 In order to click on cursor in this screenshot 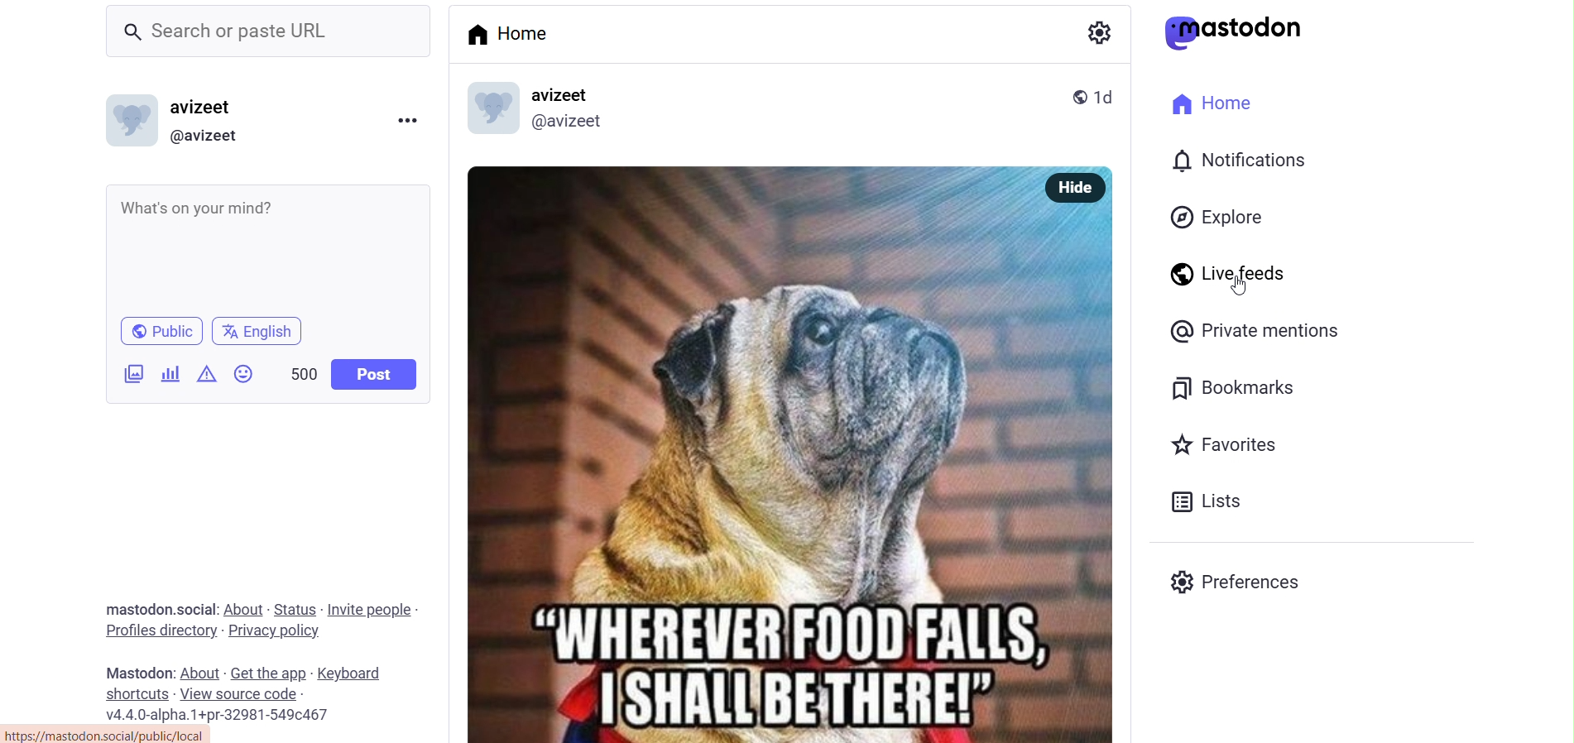, I will do `click(1247, 291)`.